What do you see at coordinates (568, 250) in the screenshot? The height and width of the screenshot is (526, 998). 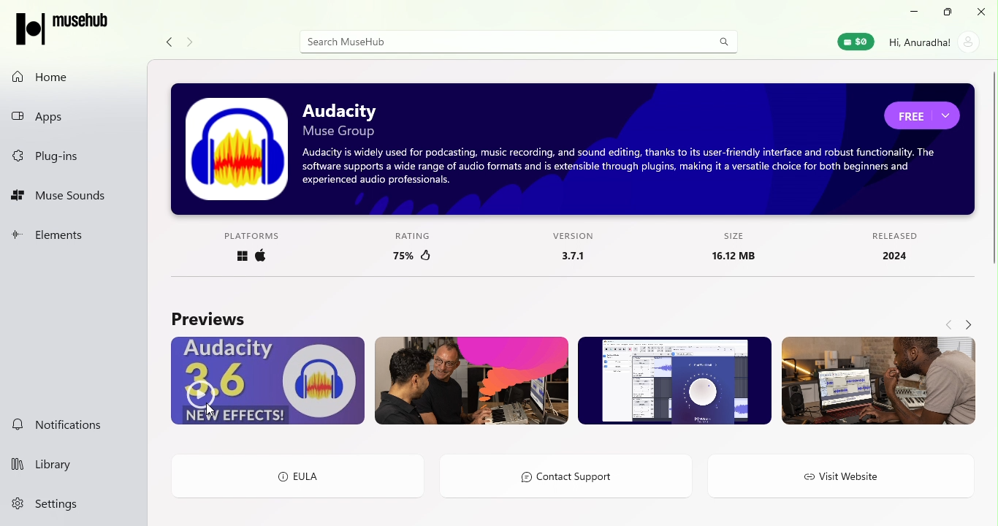 I see `Versions` at bounding box center [568, 250].